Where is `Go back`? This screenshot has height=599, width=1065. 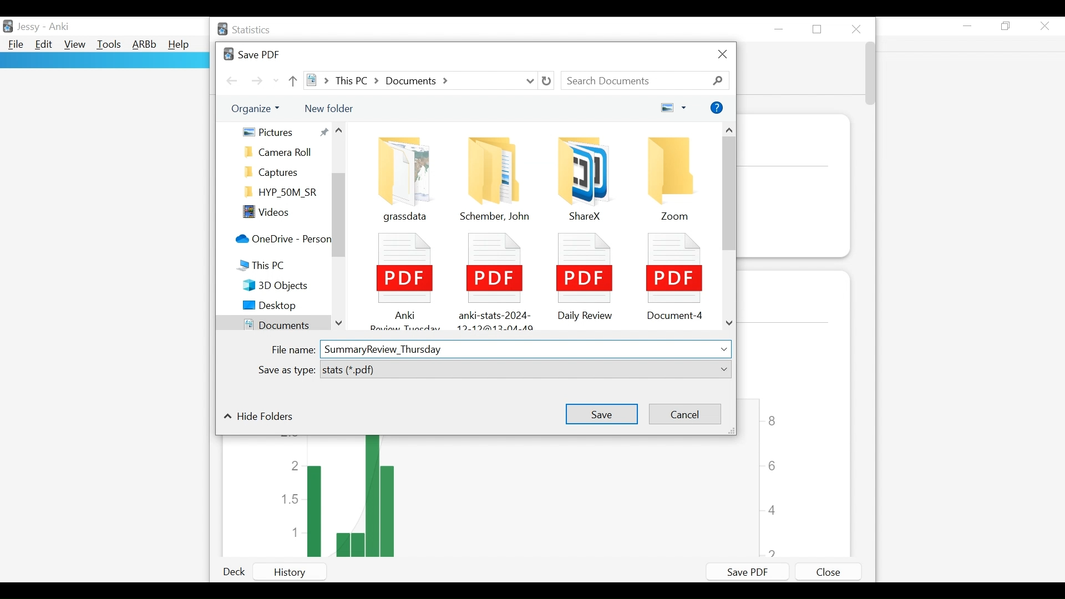 Go back is located at coordinates (232, 80).